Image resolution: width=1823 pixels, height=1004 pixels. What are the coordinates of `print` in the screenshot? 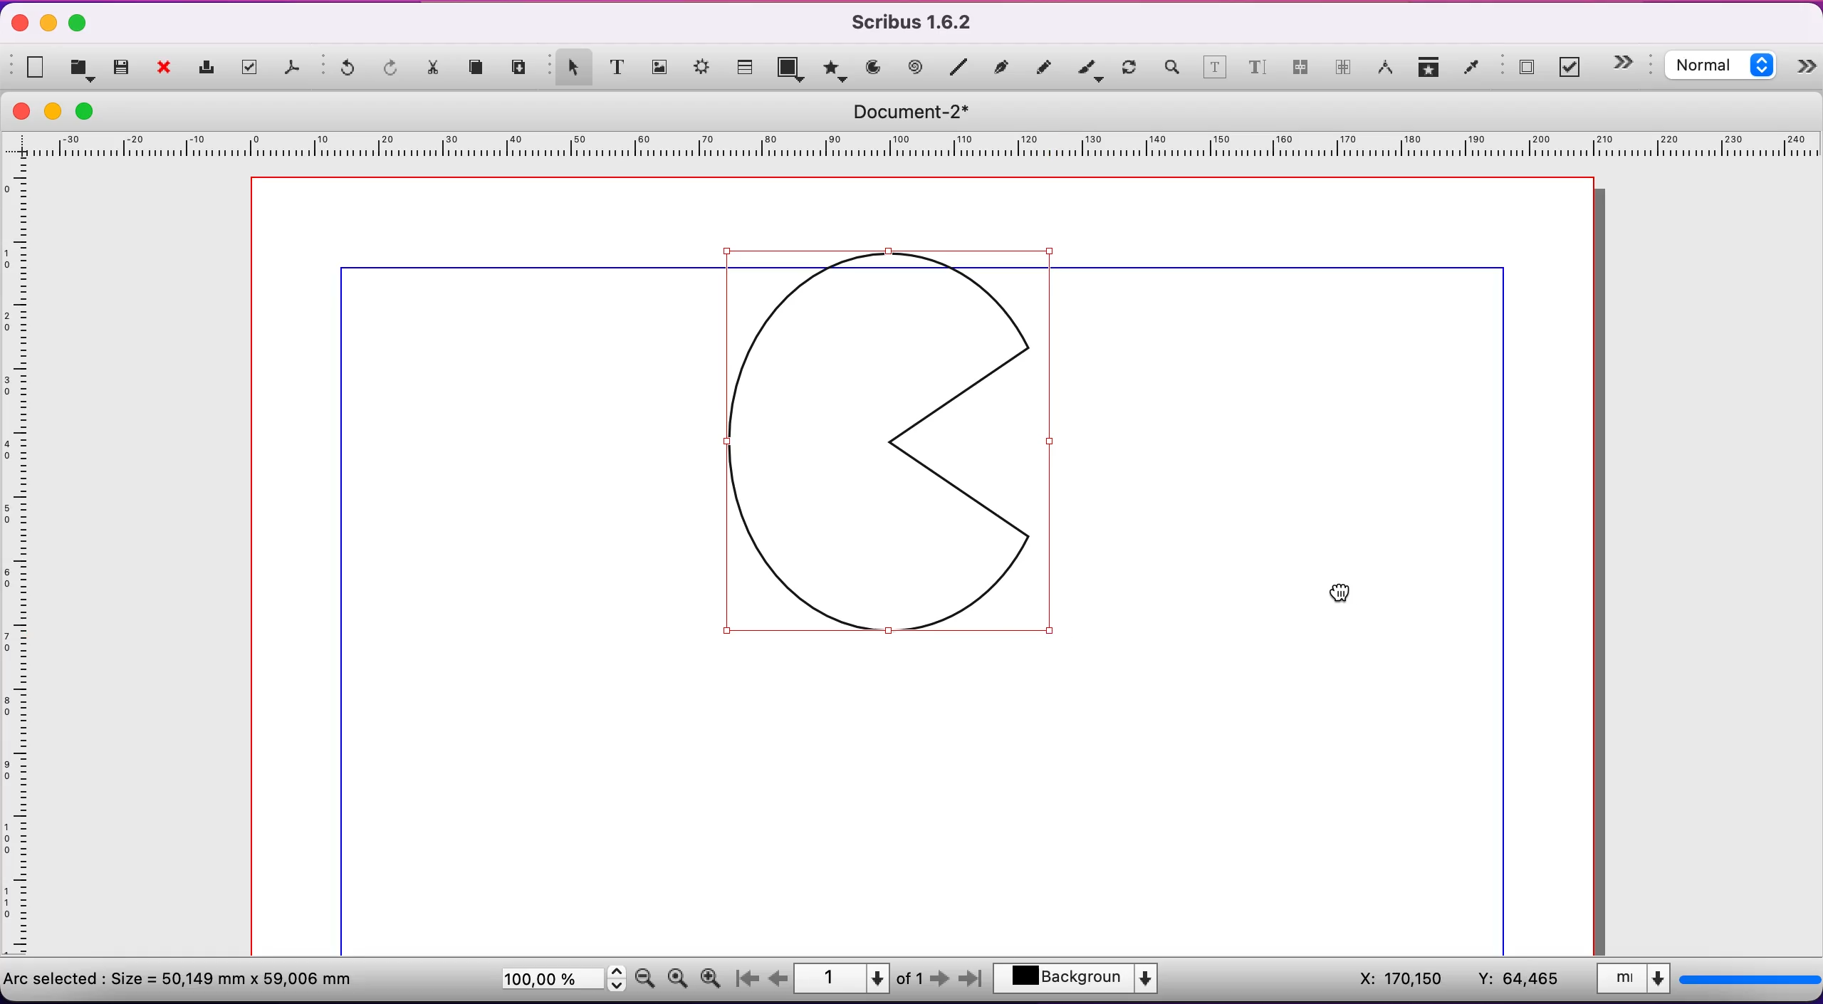 It's located at (210, 68).